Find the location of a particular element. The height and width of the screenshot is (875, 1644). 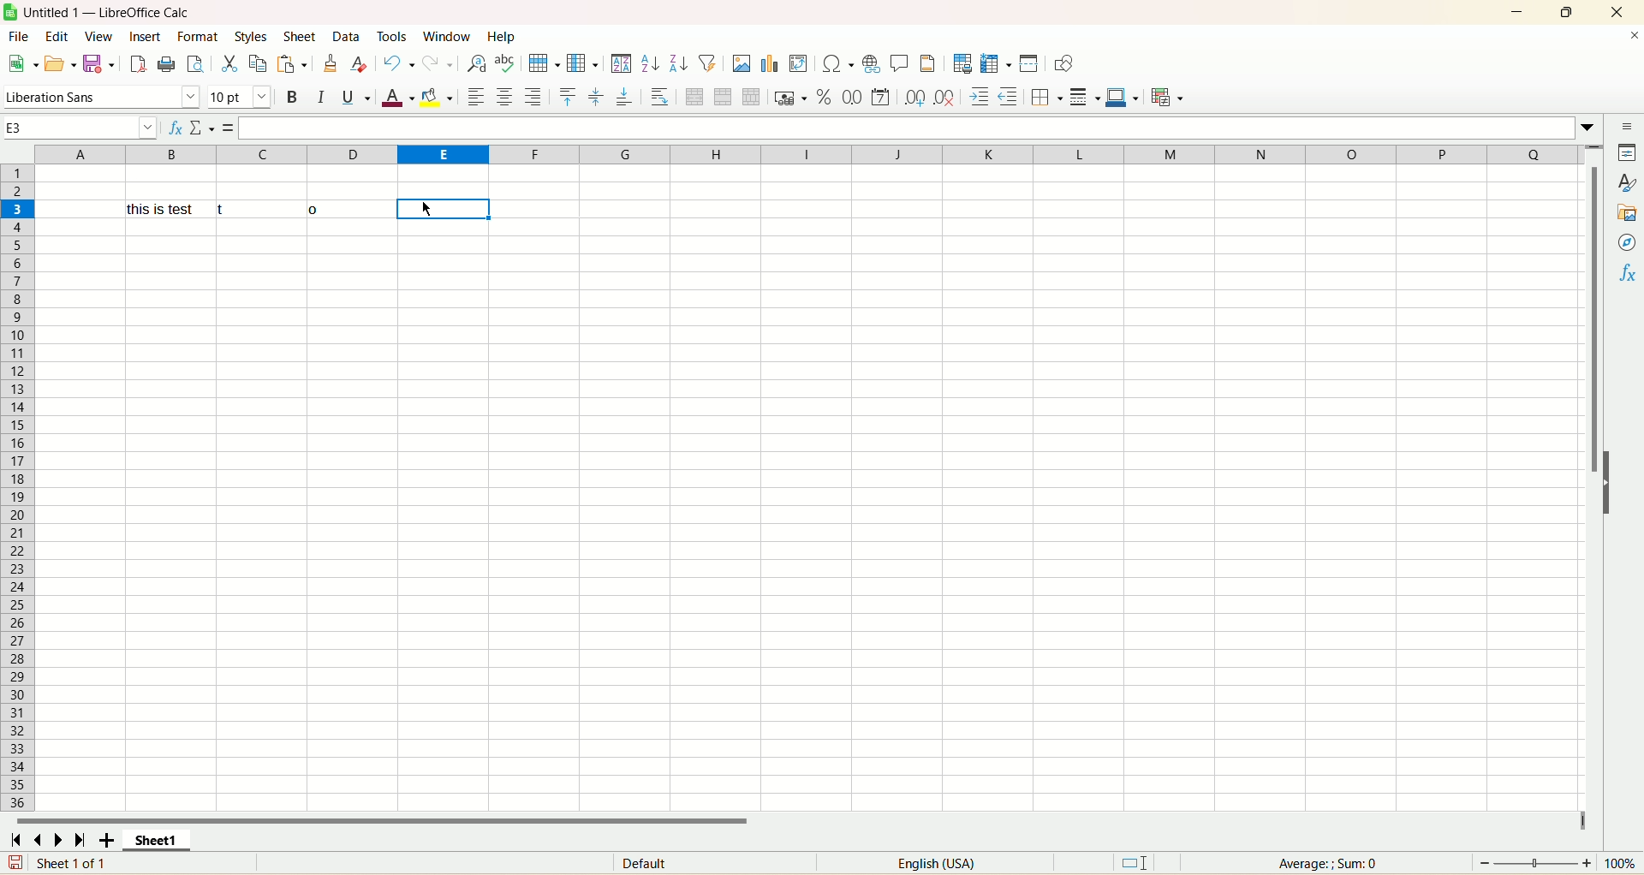

maximize is located at coordinates (1564, 12).